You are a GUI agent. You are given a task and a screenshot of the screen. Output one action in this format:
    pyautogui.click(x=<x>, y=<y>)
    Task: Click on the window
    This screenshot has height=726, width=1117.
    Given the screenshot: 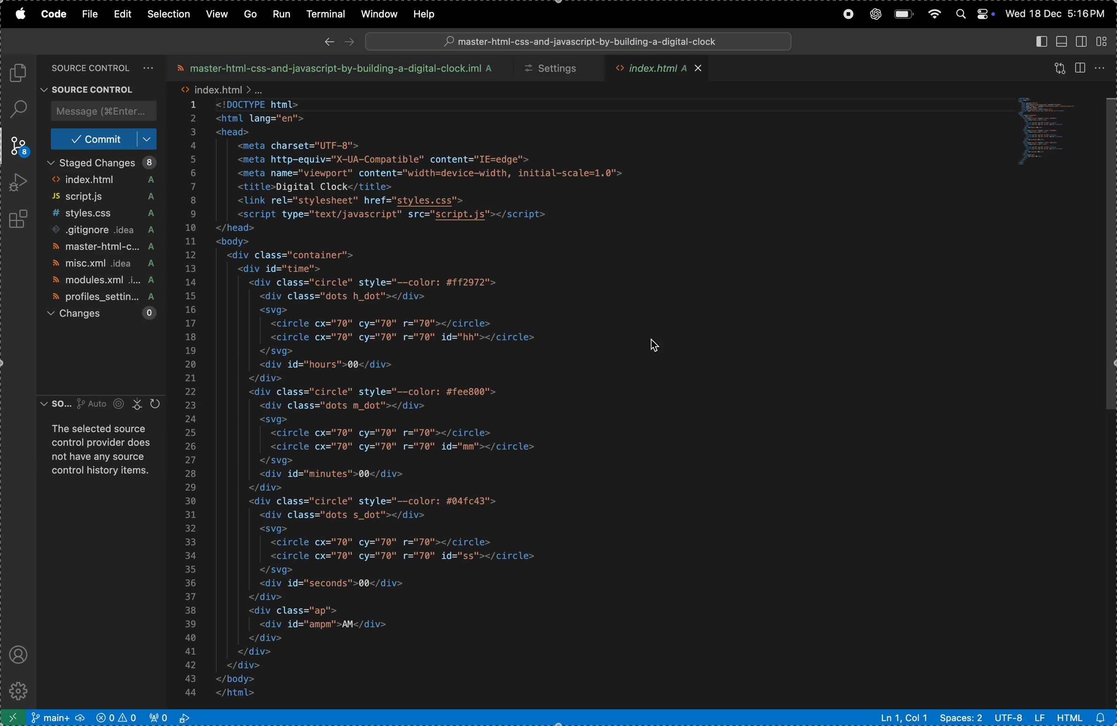 What is the action you would take?
    pyautogui.click(x=376, y=15)
    